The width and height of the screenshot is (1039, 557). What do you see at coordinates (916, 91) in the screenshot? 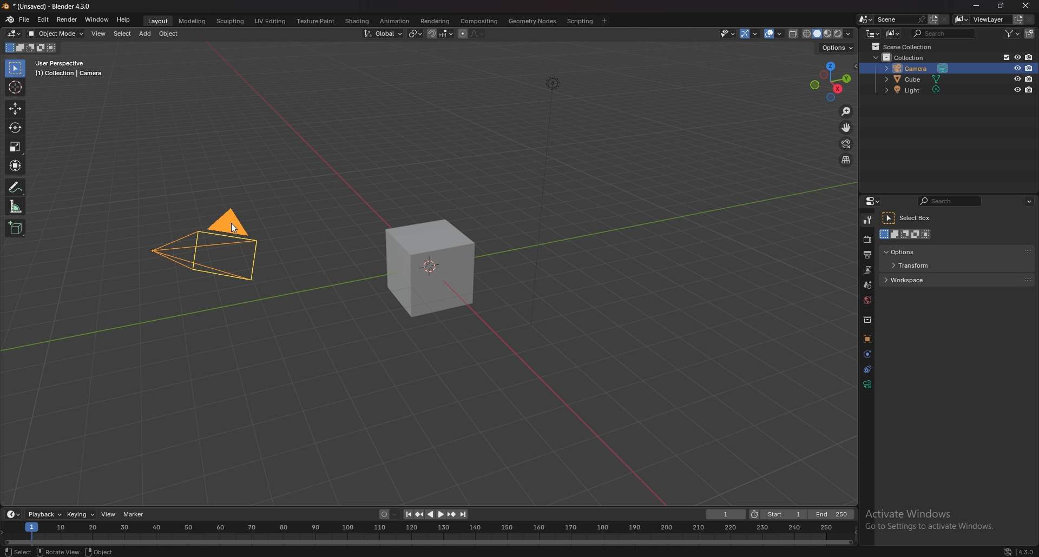
I see `light` at bounding box center [916, 91].